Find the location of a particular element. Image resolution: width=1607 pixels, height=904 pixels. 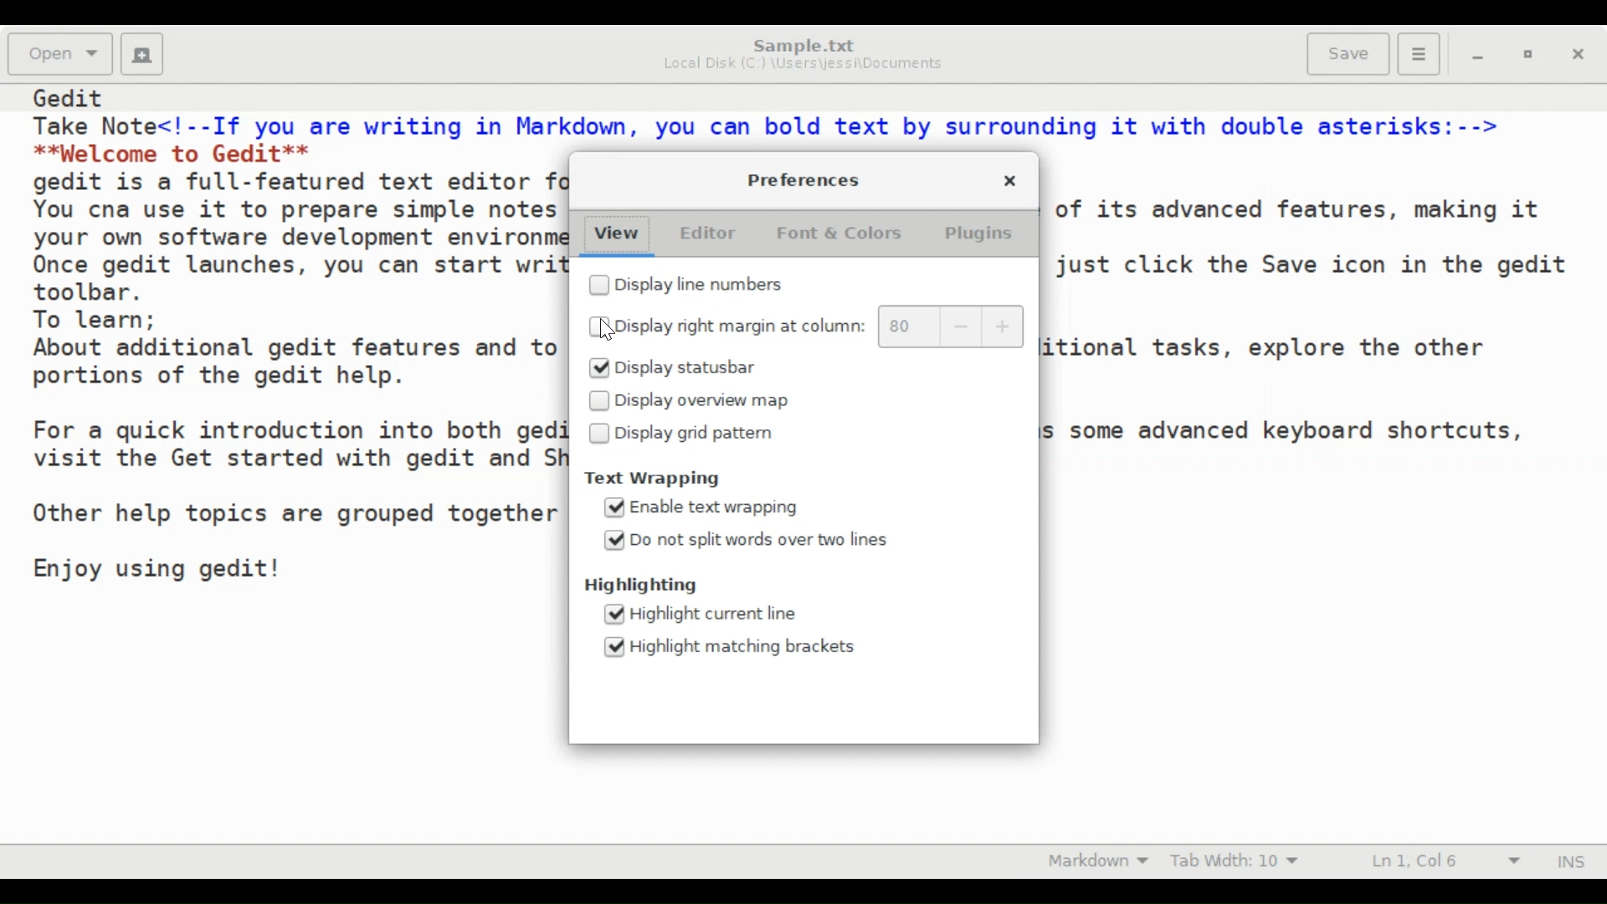

close is located at coordinates (1578, 56).